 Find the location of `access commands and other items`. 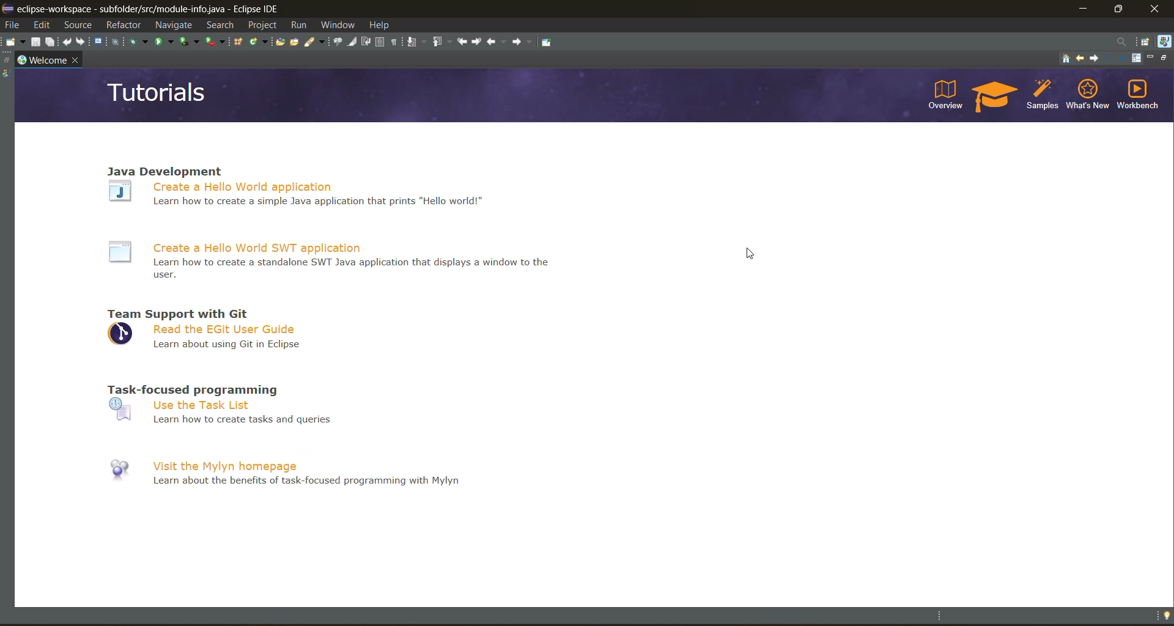

access commands and other items is located at coordinates (1122, 41).